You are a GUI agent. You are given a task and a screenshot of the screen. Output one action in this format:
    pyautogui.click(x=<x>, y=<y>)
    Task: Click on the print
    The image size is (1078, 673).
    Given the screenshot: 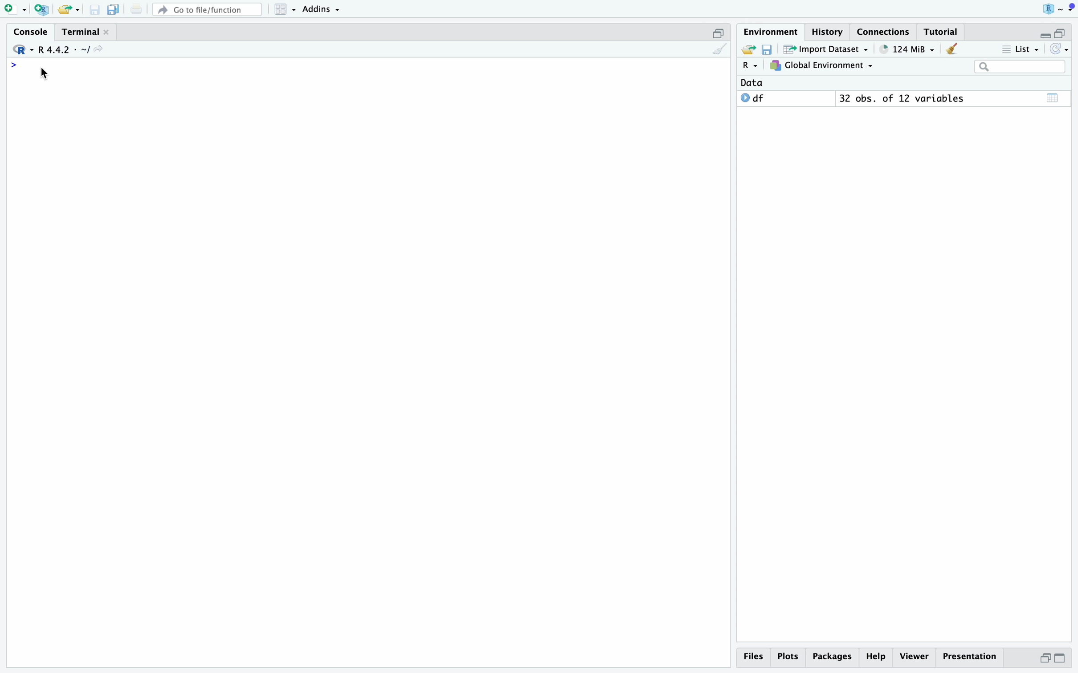 What is the action you would take?
    pyautogui.click(x=136, y=8)
    